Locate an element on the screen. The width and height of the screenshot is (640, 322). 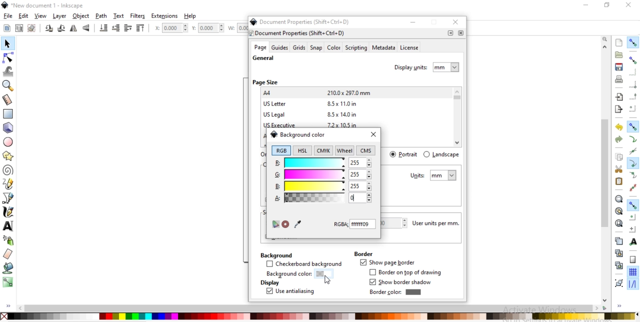
lower selection one step is located at coordinates (115, 28).